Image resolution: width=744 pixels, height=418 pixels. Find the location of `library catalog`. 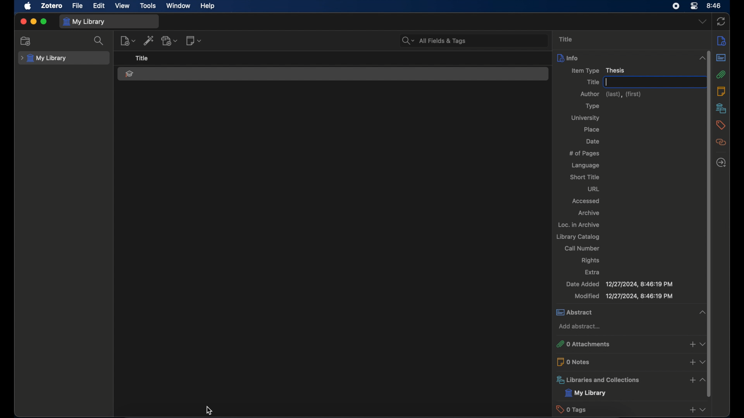

library catalog is located at coordinates (577, 237).